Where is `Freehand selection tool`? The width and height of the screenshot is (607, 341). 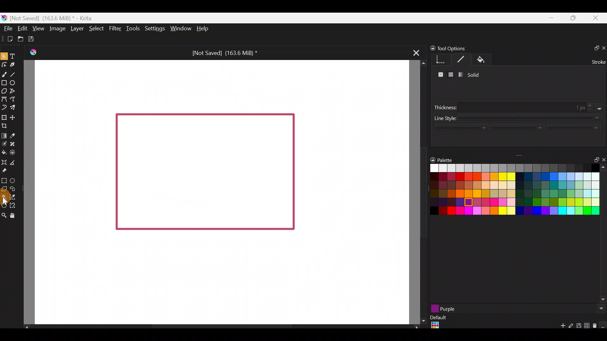
Freehand selection tool is located at coordinates (13, 188).